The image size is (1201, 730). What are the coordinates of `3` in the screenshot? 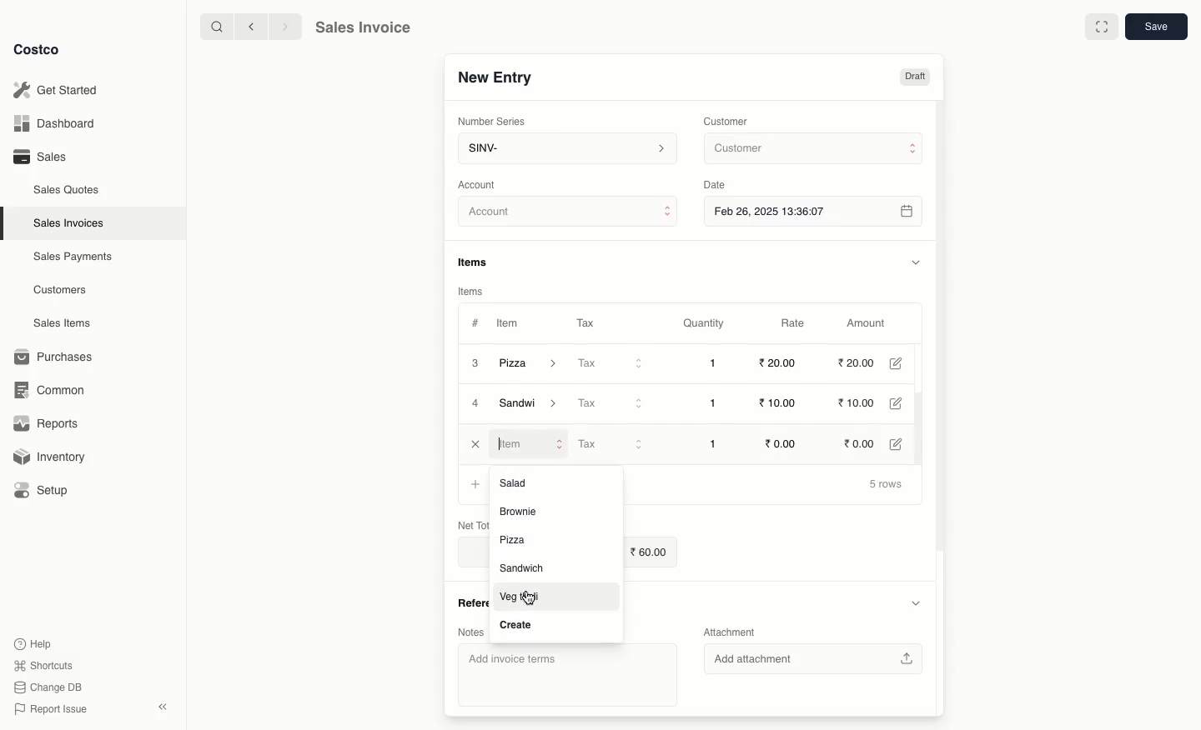 It's located at (474, 362).